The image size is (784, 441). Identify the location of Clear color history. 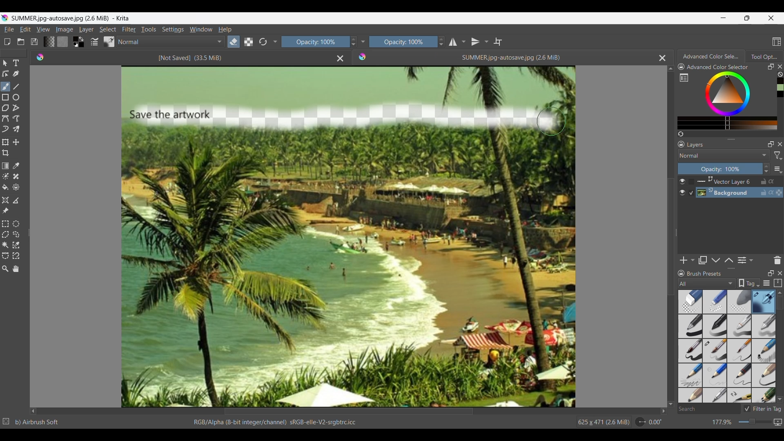
(780, 74).